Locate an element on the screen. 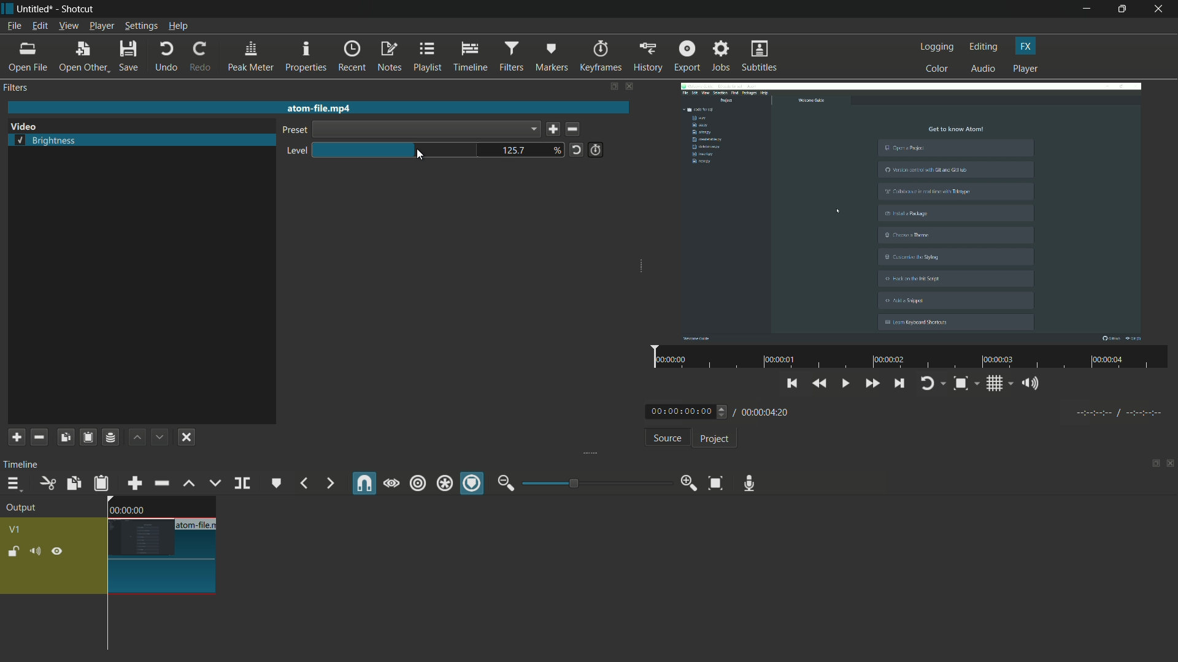 This screenshot has height=662, width=1178. markers is located at coordinates (552, 56).